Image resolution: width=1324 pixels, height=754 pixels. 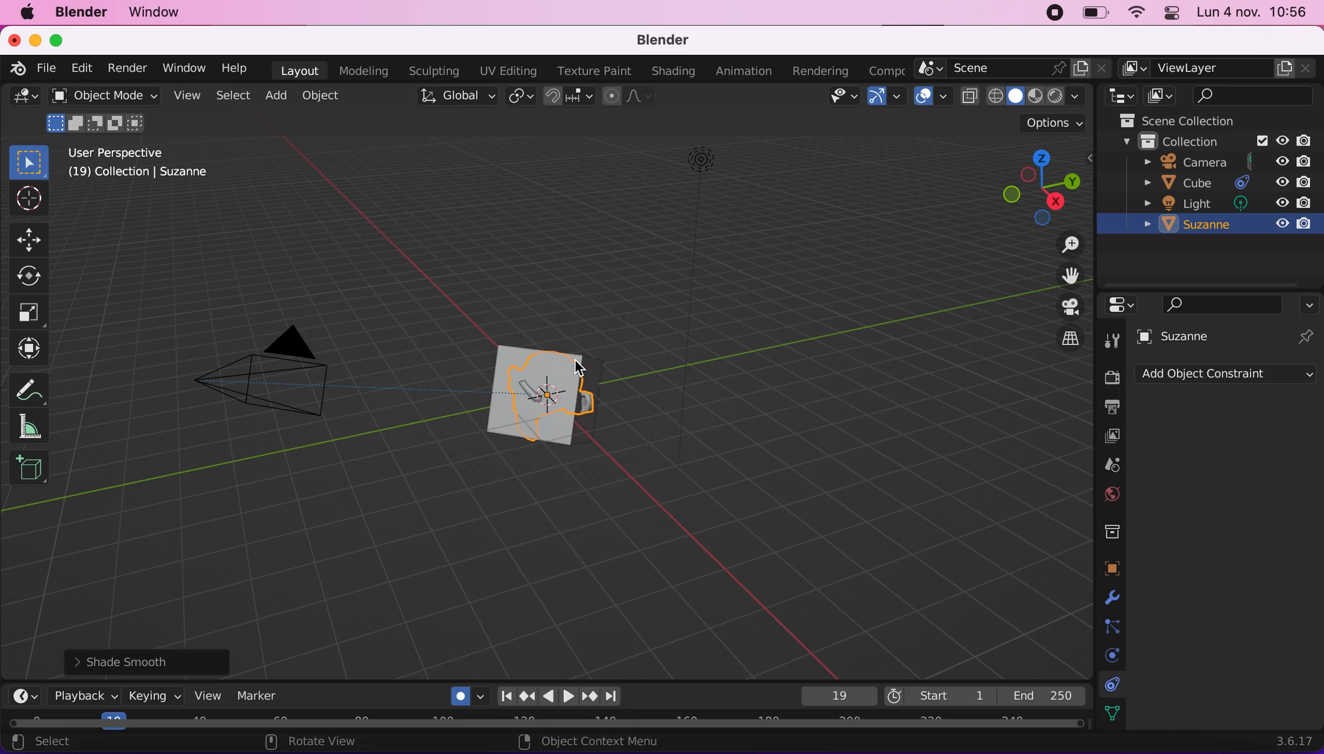 What do you see at coordinates (1055, 97) in the screenshot?
I see `rendered display` at bounding box center [1055, 97].